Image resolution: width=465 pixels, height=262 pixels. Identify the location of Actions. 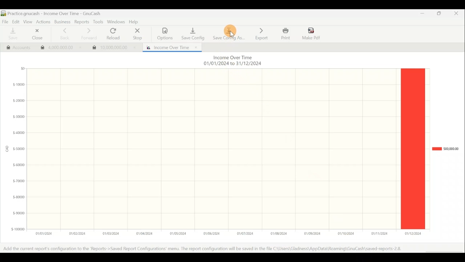
(43, 21).